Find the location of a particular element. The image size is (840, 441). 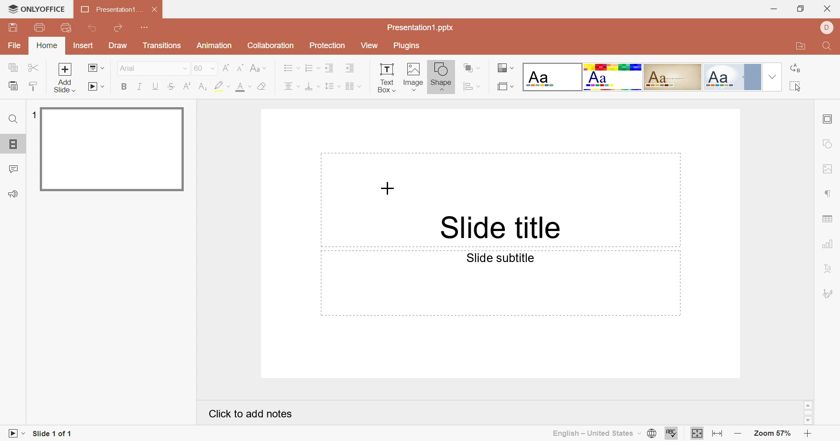

Slide title is located at coordinates (498, 227).